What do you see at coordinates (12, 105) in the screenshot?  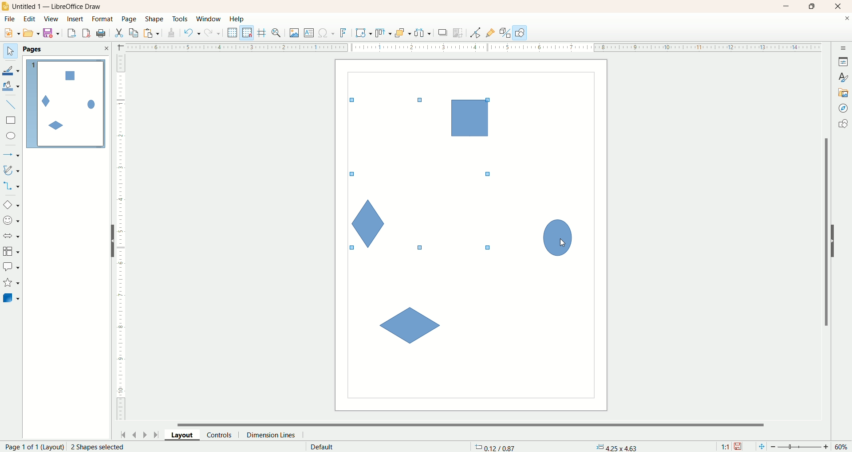 I see `insert line` at bounding box center [12, 105].